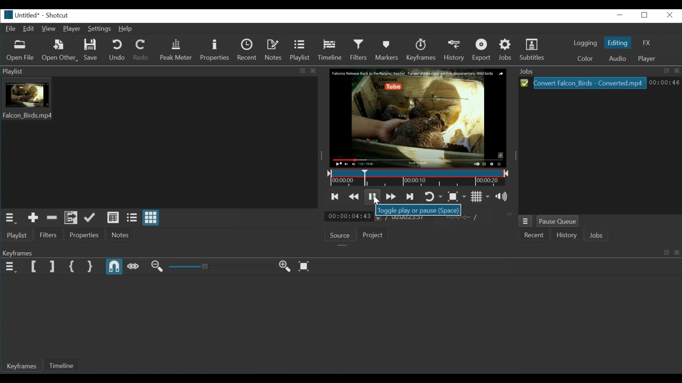 This screenshot has width=682, height=383. What do you see at coordinates (421, 50) in the screenshot?
I see `Keyframes` at bounding box center [421, 50].